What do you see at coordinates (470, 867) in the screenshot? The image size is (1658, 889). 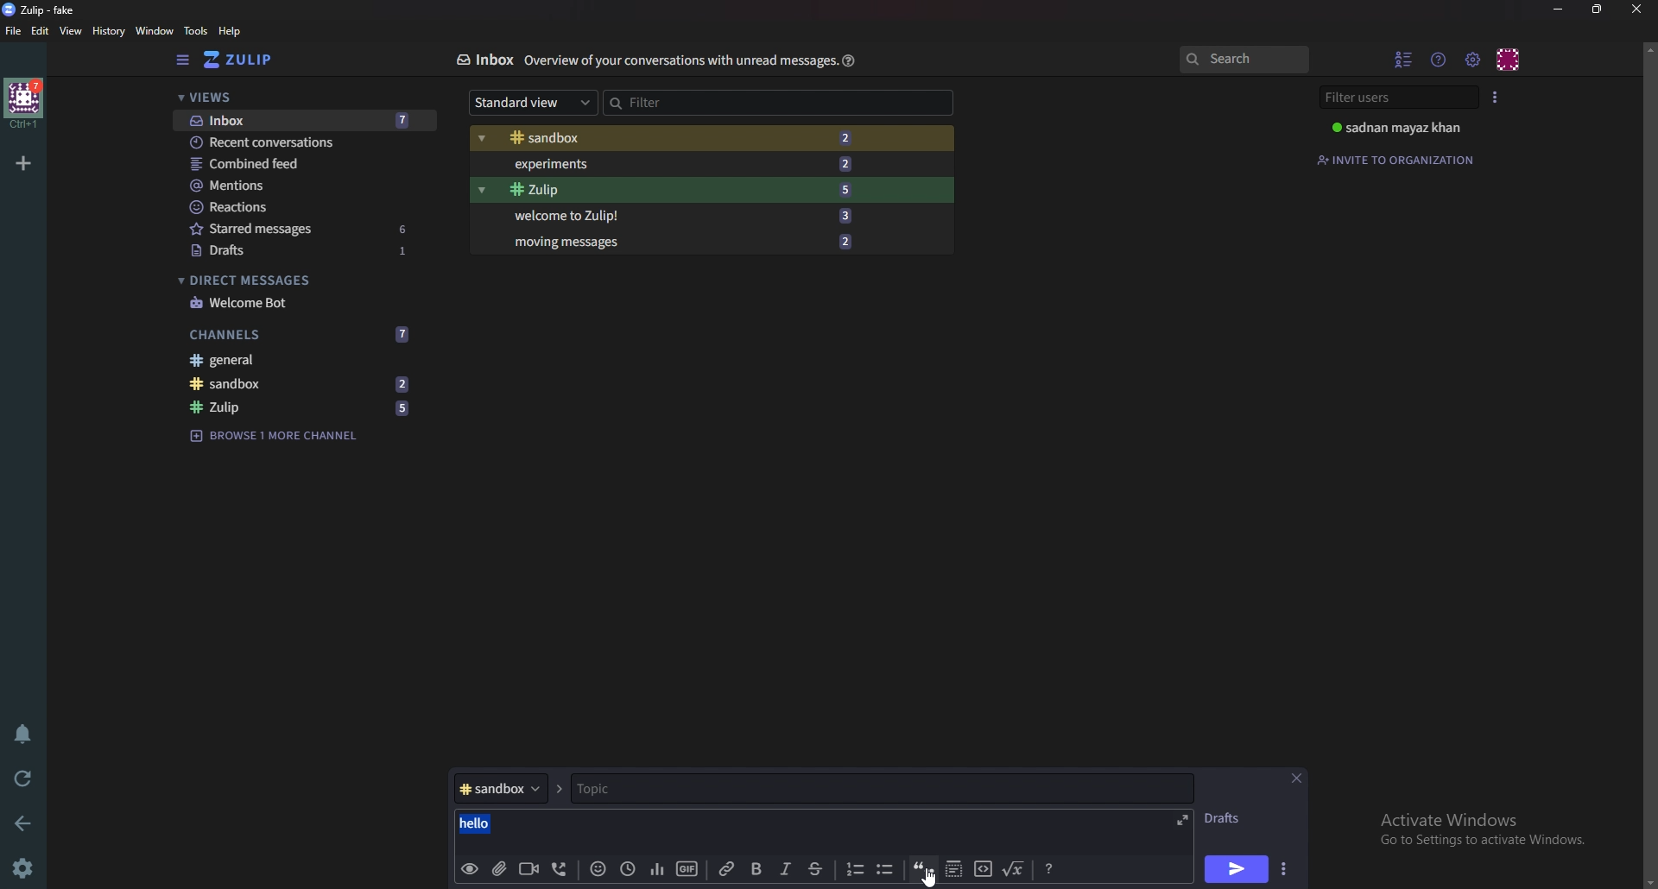 I see `preview` at bounding box center [470, 867].